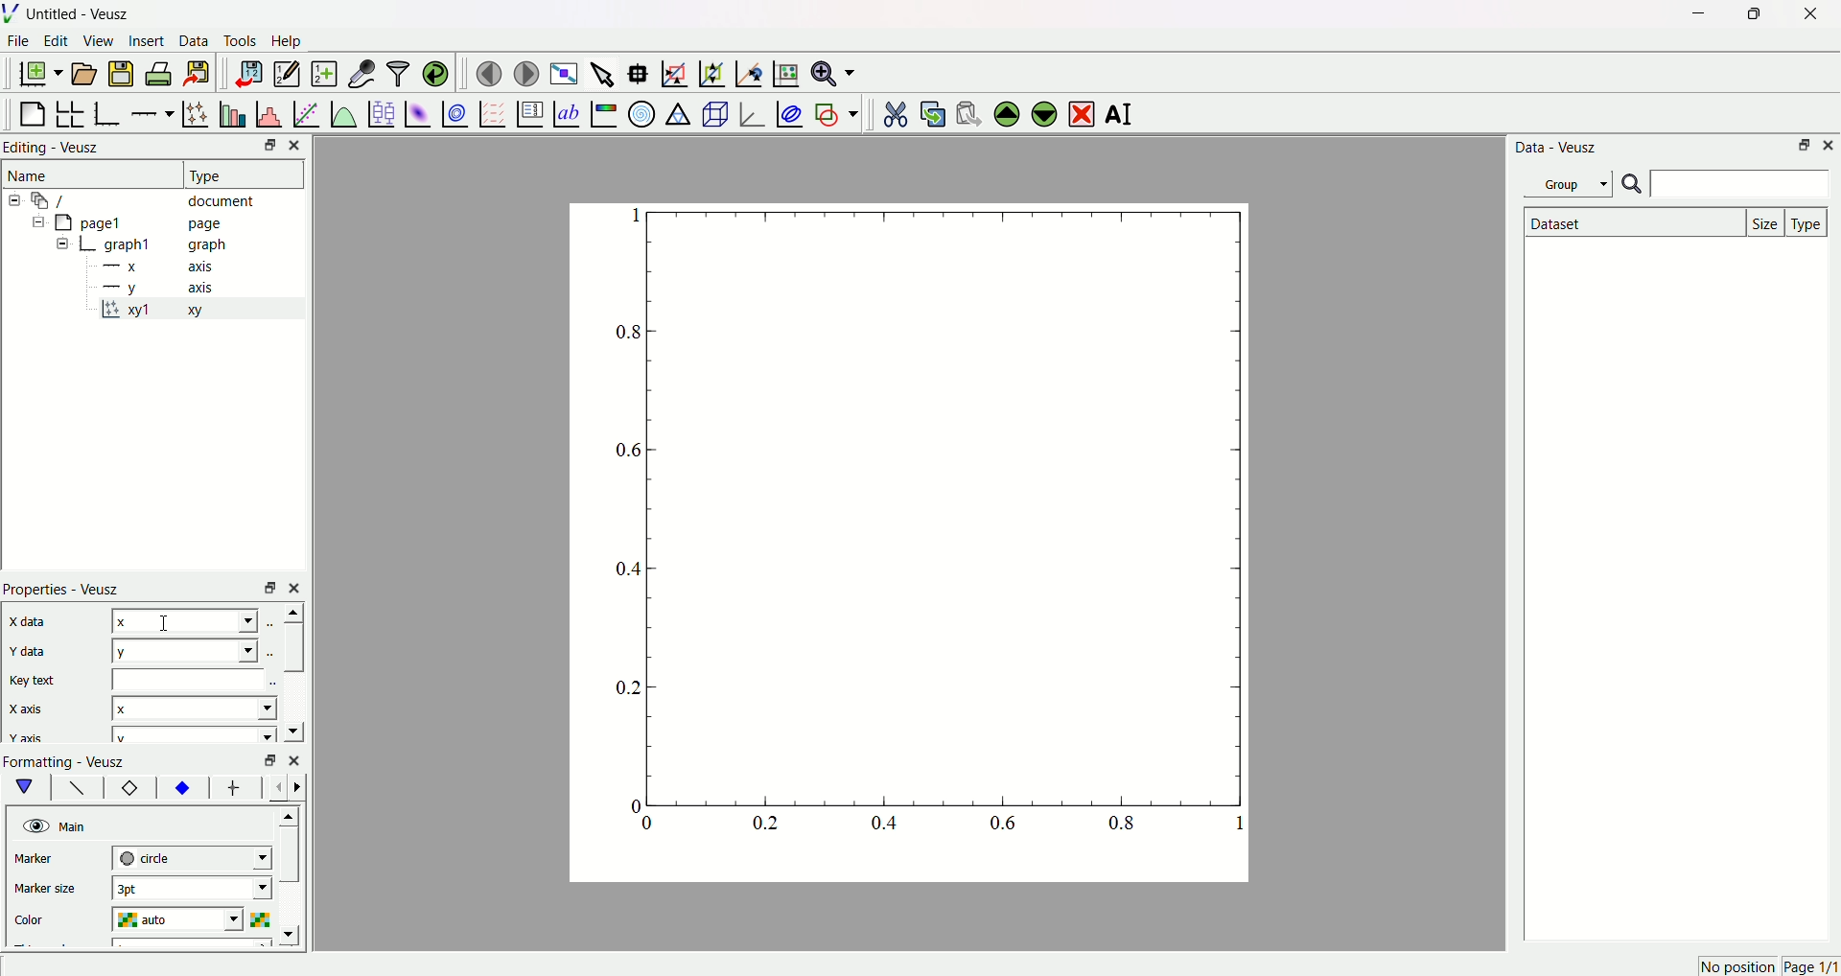 This screenshot has height=976, width=1841. Describe the element at coordinates (604, 71) in the screenshot. I see `select items` at that location.